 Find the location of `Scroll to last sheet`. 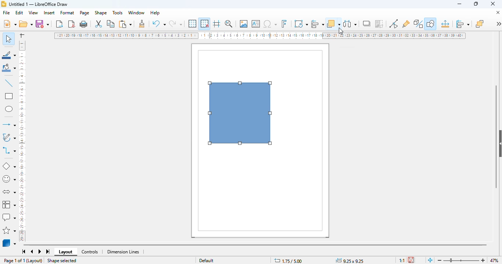

Scroll to last sheet is located at coordinates (49, 252).